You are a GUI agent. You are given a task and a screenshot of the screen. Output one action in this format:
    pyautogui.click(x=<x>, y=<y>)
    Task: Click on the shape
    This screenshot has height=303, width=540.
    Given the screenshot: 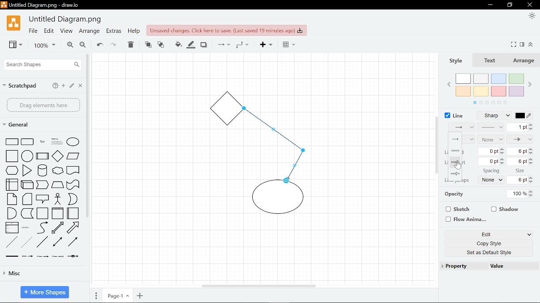 What is the action you would take?
    pyautogui.click(x=11, y=242)
    